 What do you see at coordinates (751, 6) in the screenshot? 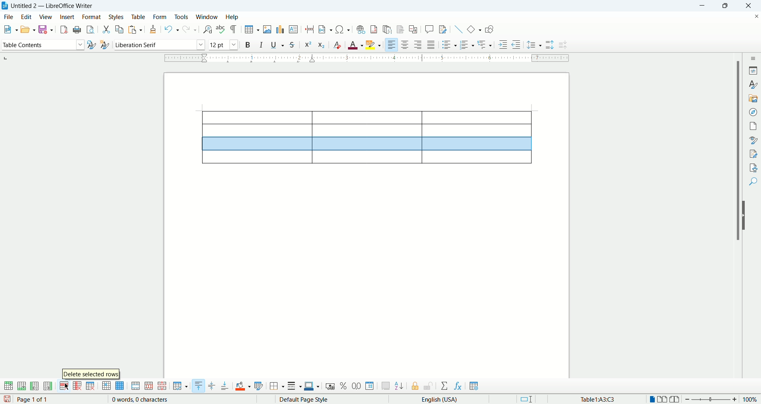
I see `close` at bounding box center [751, 6].